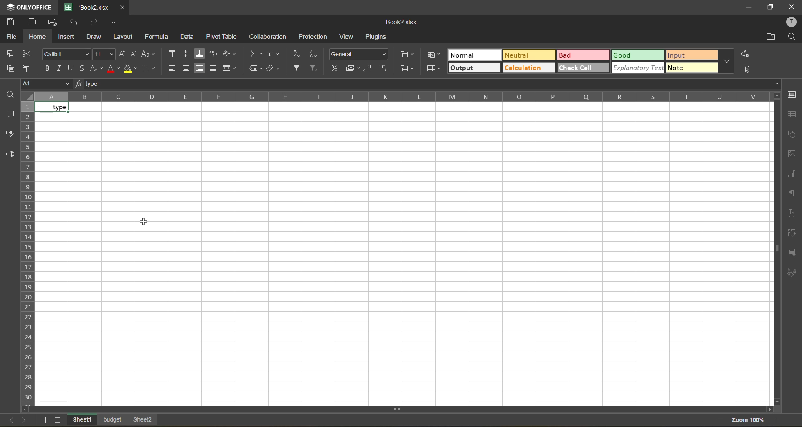 The image size is (802, 427). Describe the element at coordinates (133, 55) in the screenshot. I see `decrement size` at that location.